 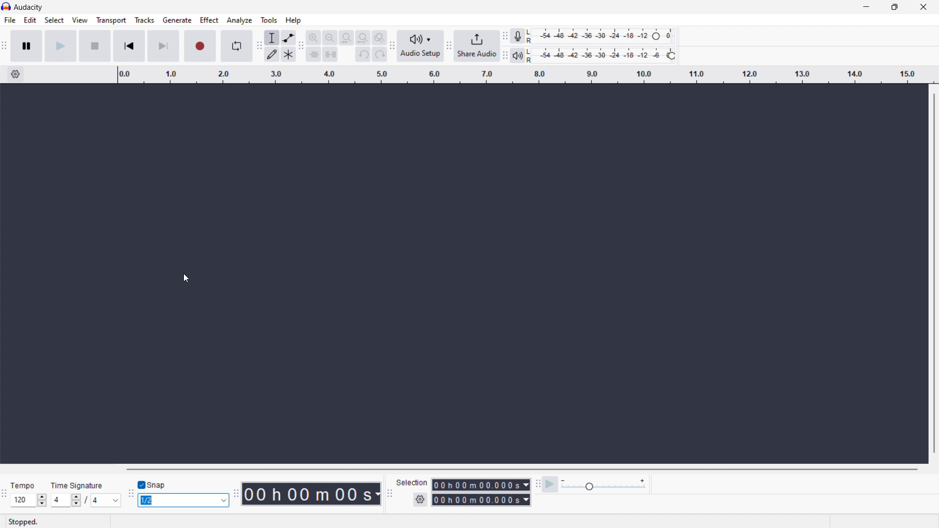 I want to click on Audacity, so click(x=29, y=7).